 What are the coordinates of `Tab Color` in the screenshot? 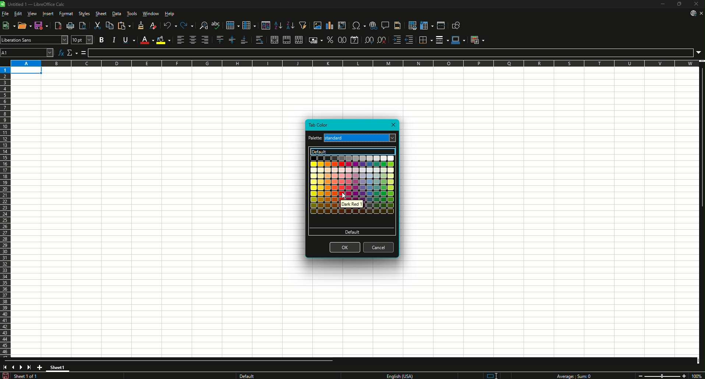 It's located at (319, 125).